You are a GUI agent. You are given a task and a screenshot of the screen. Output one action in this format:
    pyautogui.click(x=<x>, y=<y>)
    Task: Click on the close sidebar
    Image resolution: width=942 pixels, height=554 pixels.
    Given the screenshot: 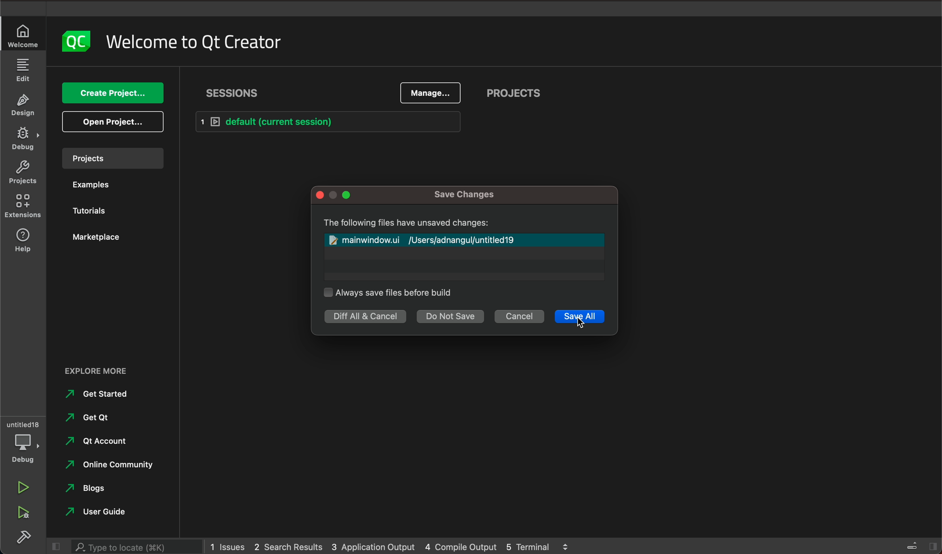 What is the action you would take?
    pyautogui.click(x=923, y=545)
    